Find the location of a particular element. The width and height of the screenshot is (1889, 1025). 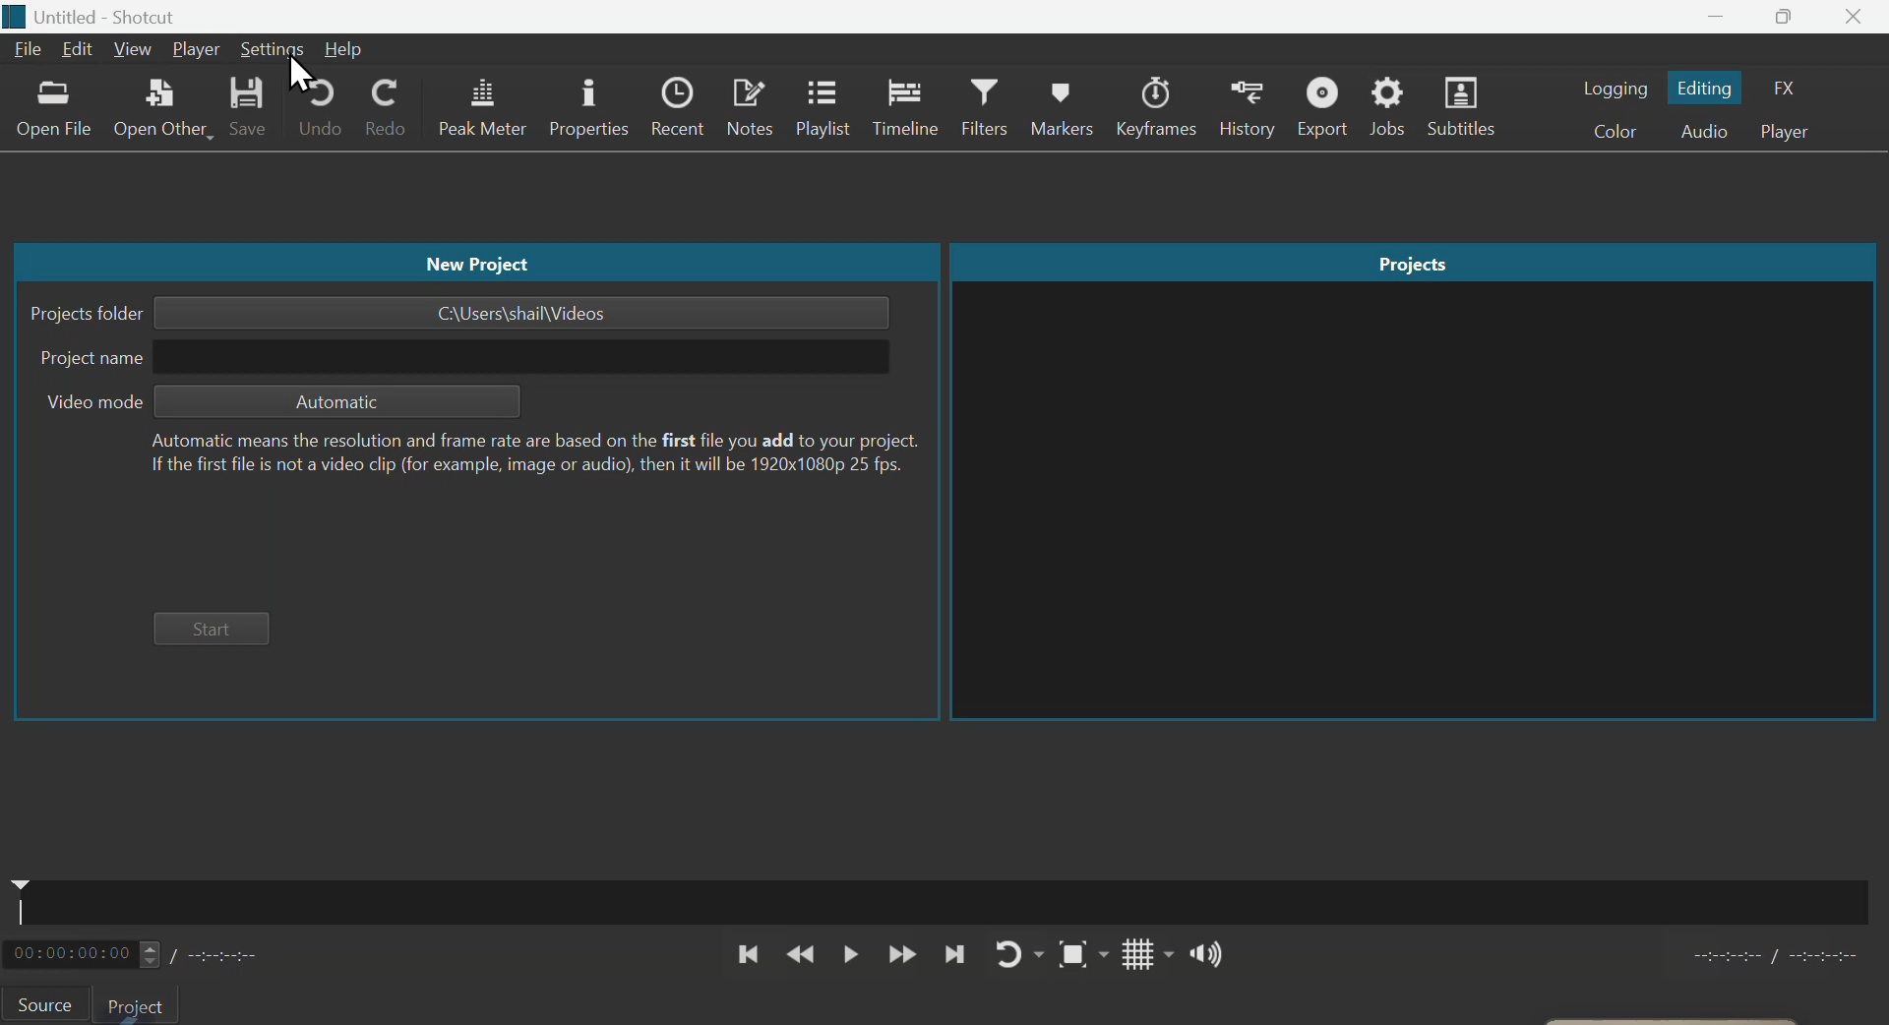

Subtitles is located at coordinates (1468, 107).